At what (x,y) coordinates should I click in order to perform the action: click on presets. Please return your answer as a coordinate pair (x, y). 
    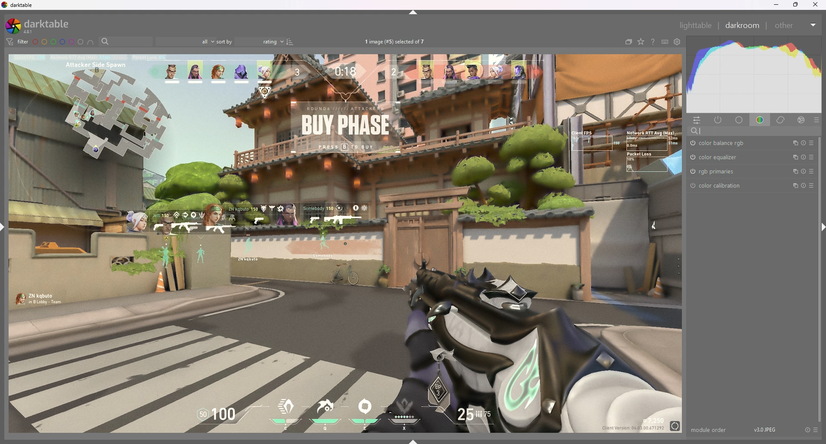
    Looking at the image, I should click on (817, 120).